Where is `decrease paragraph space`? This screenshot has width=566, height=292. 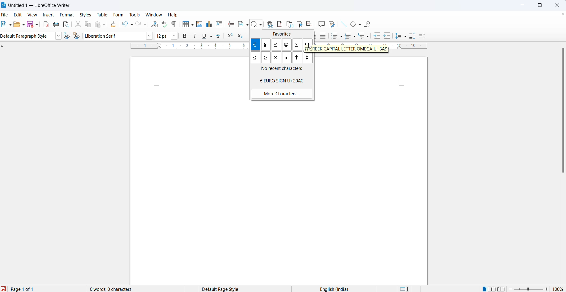
decrease paragraph space is located at coordinates (426, 36).